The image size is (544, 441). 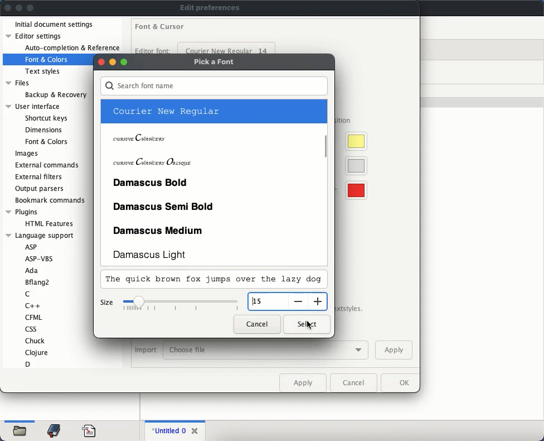 What do you see at coordinates (42, 130) in the screenshot?
I see `dimensions` at bounding box center [42, 130].